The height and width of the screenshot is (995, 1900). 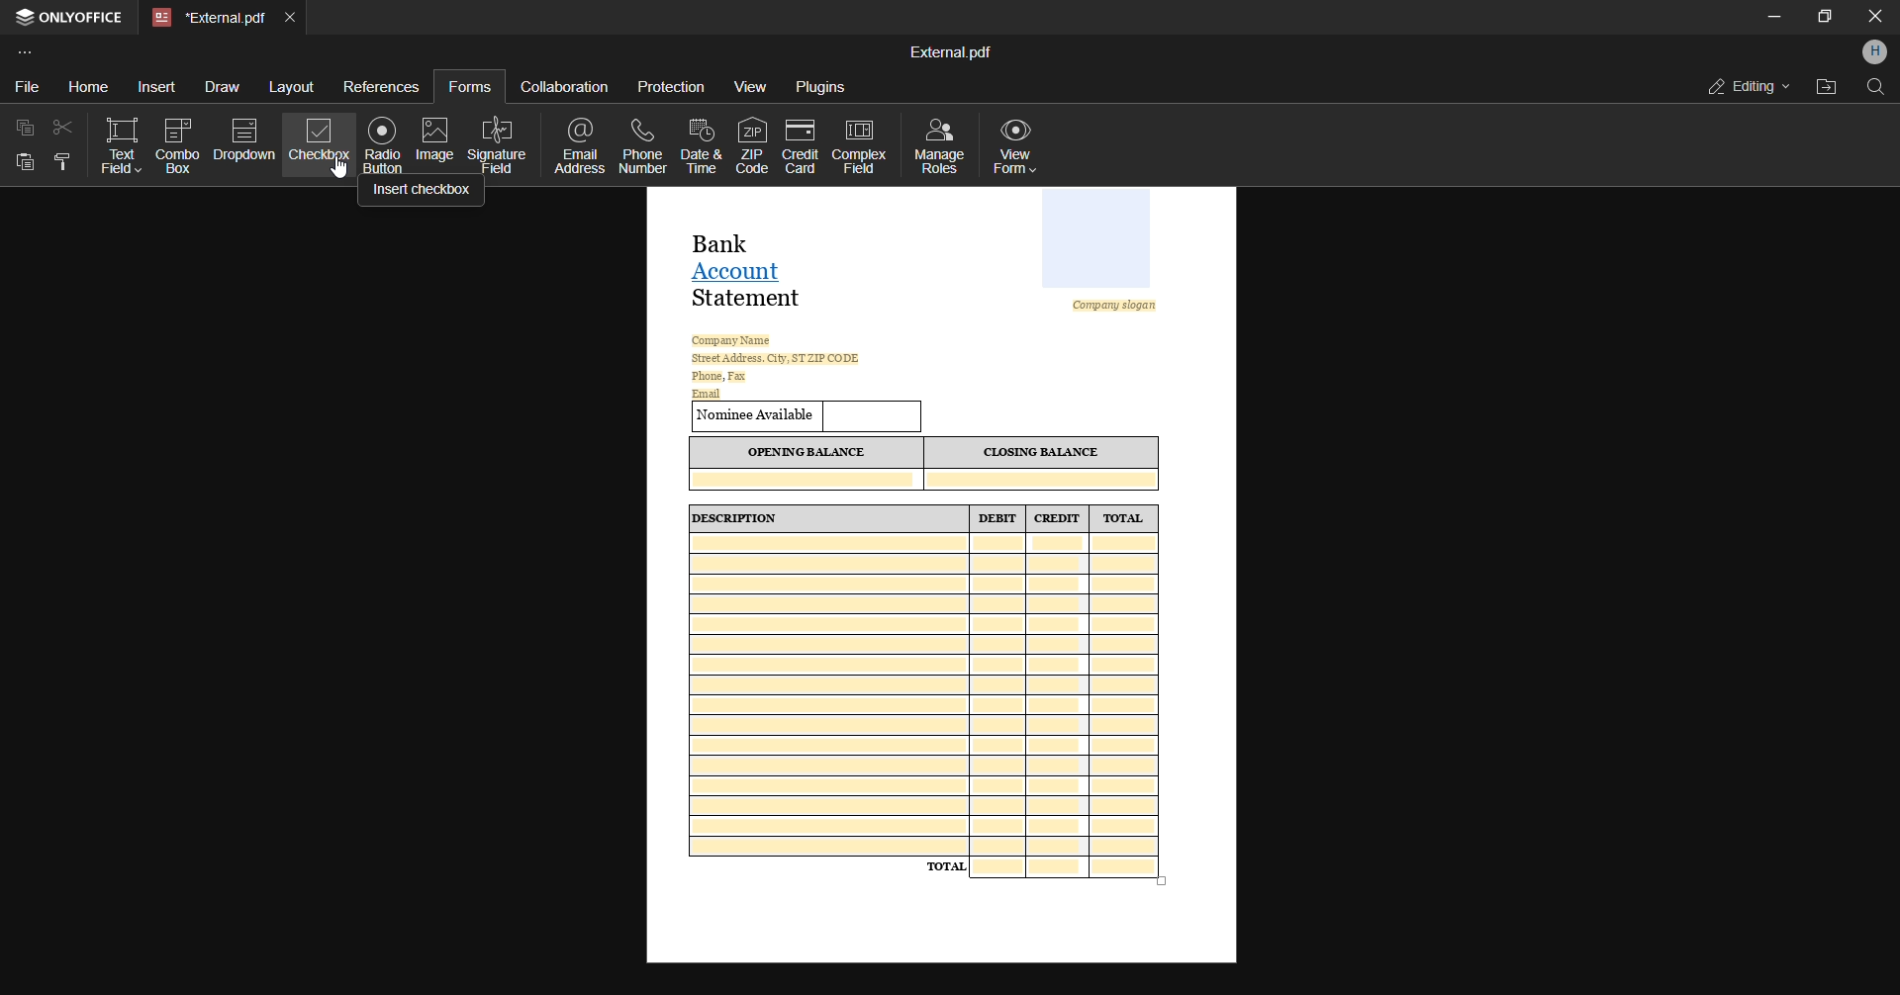 I want to click on cursor, so click(x=344, y=168).